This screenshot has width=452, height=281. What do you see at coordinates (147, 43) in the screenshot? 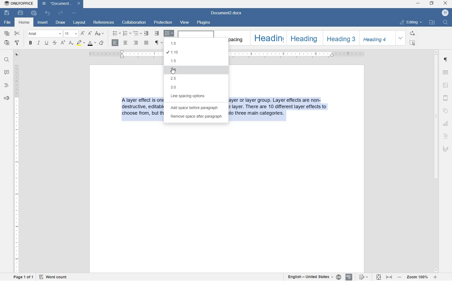
I see `justified` at bounding box center [147, 43].